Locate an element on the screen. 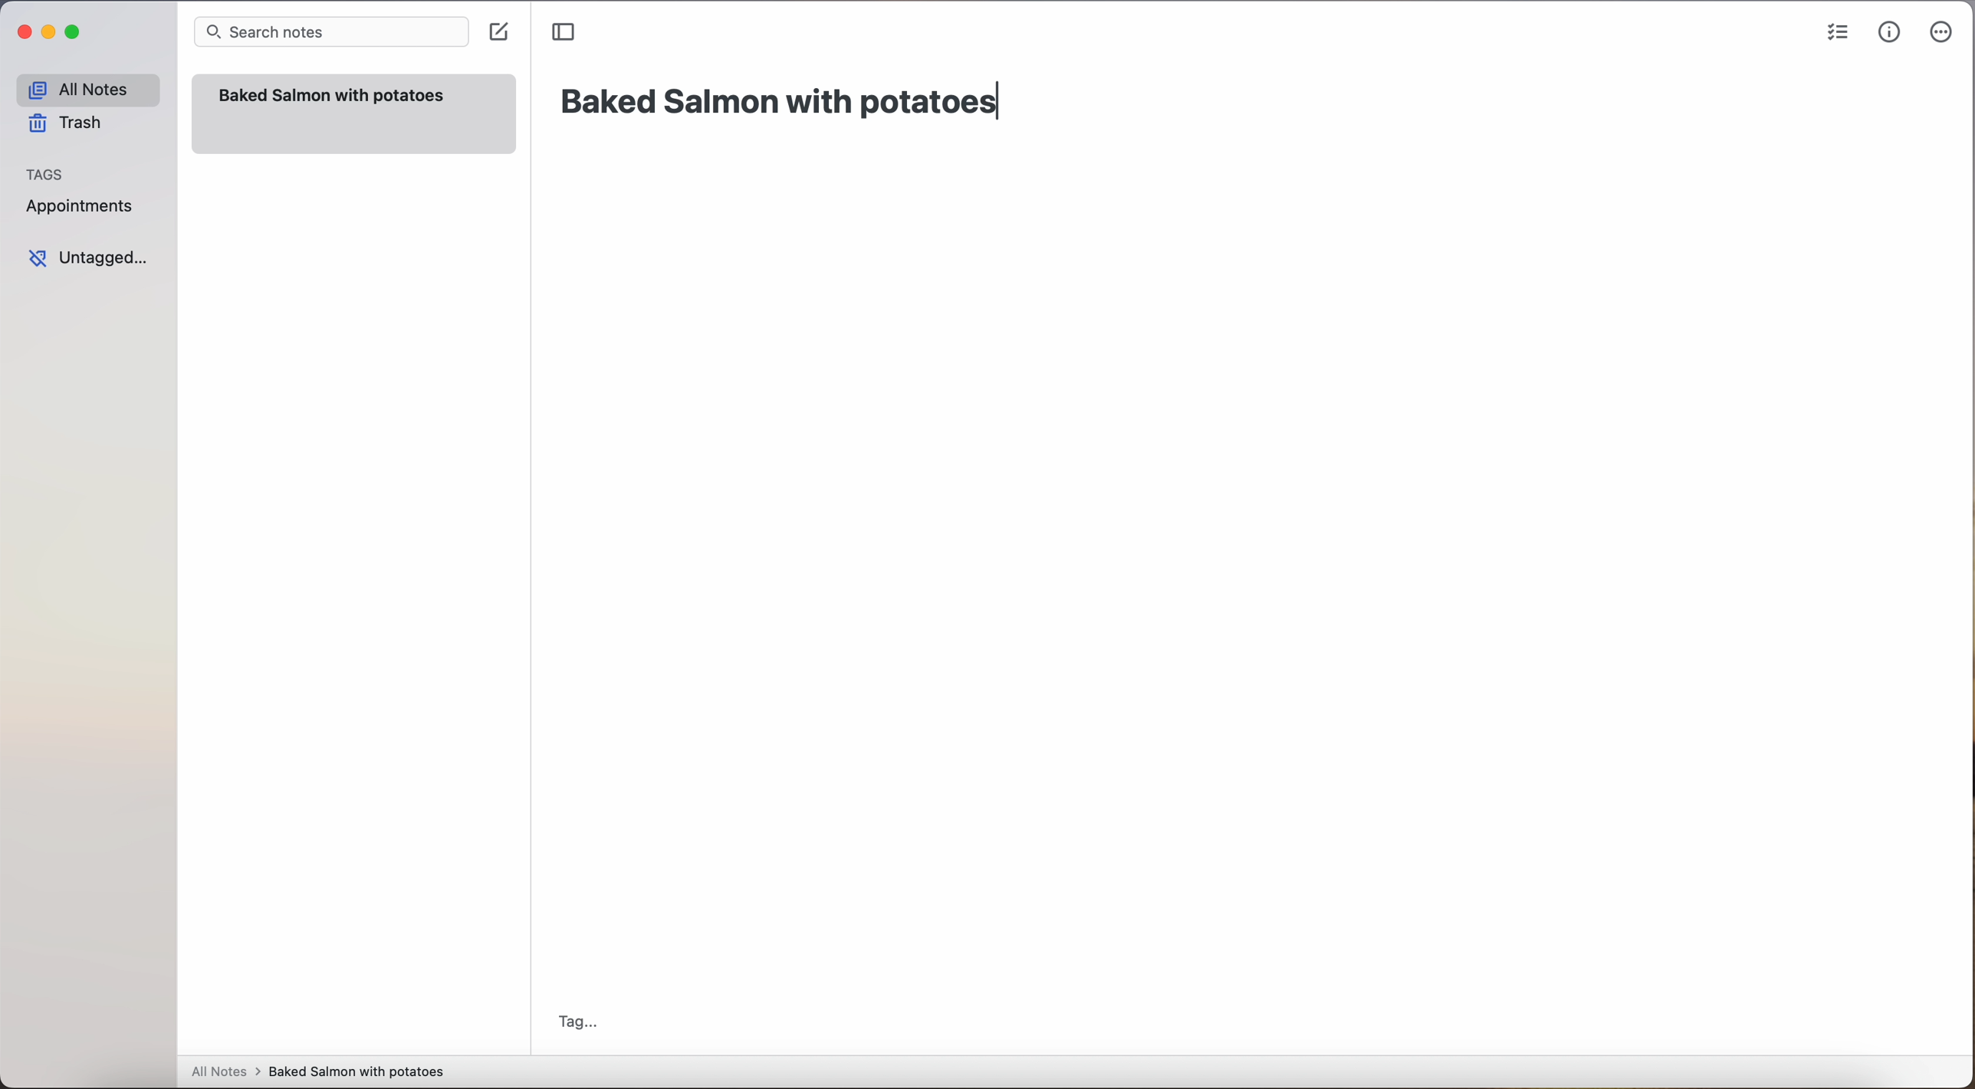  all notes is located at coordinates (87, 89).